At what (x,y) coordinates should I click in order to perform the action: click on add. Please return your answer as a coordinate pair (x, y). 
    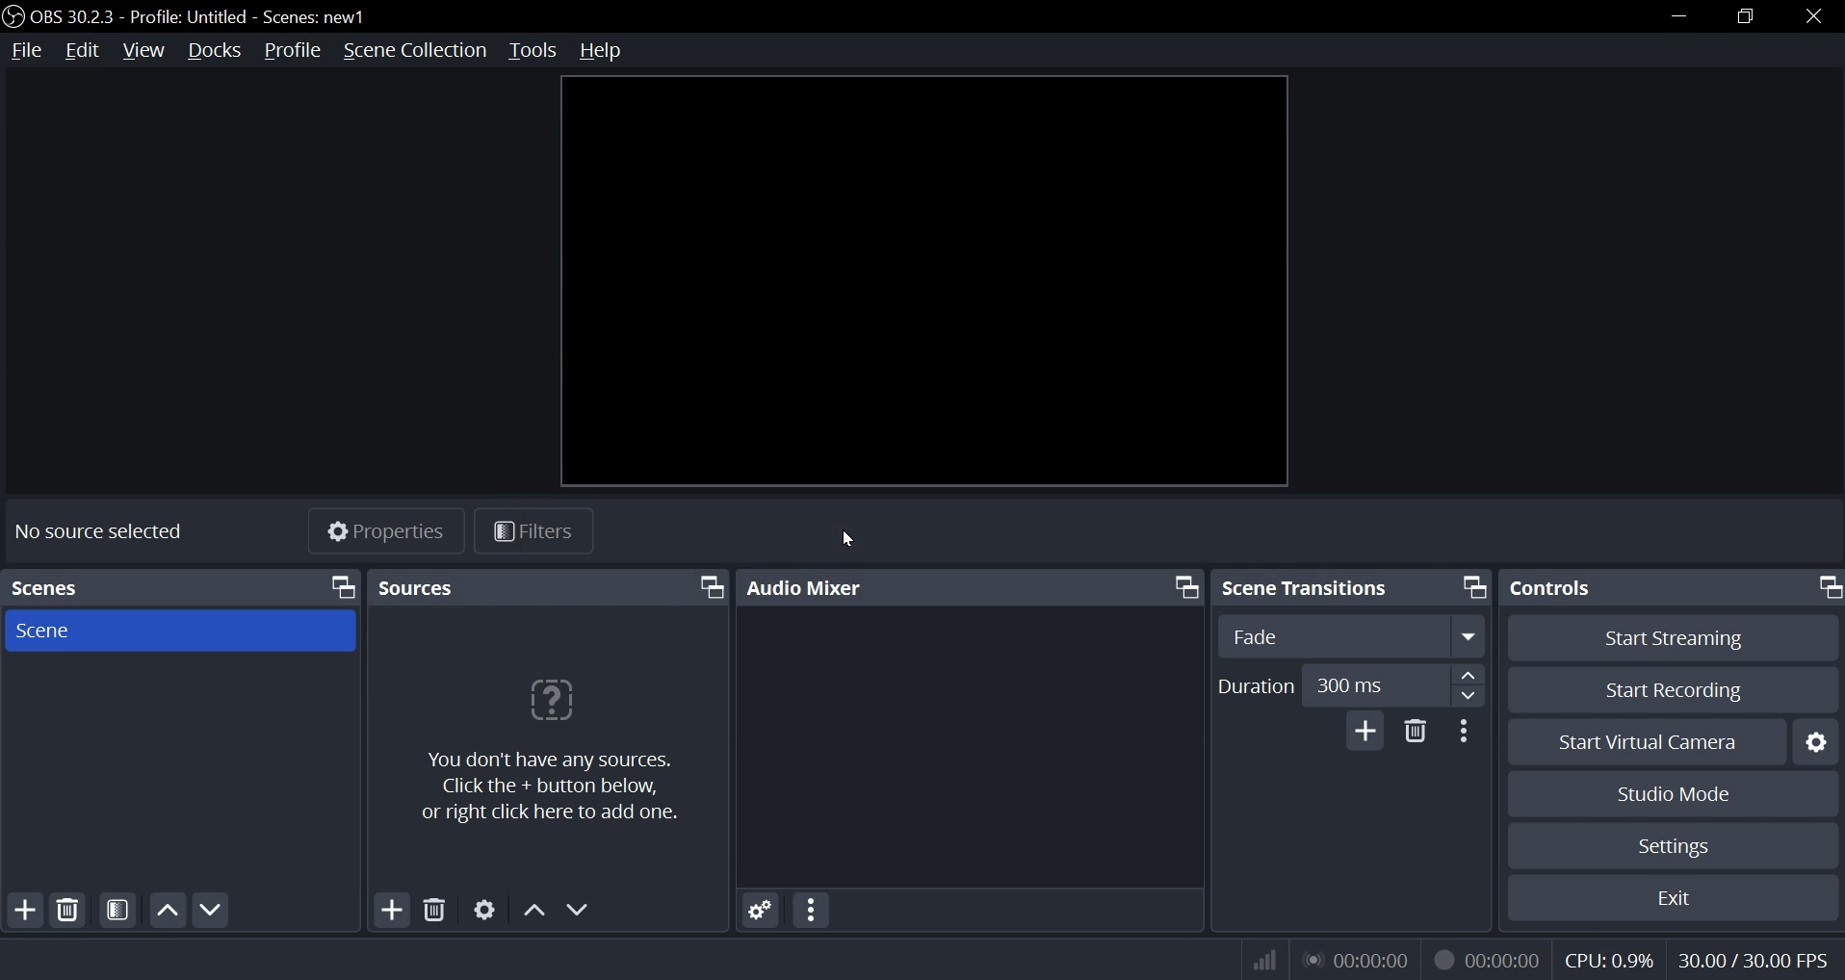
    Looking at the image, I should click on (28, 908).